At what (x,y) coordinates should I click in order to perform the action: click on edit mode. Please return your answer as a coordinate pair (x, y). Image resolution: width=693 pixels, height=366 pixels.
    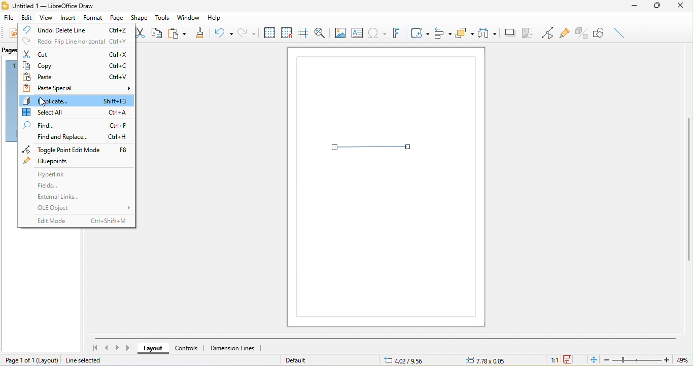
    Looking at the image, I should click on (80, 221).